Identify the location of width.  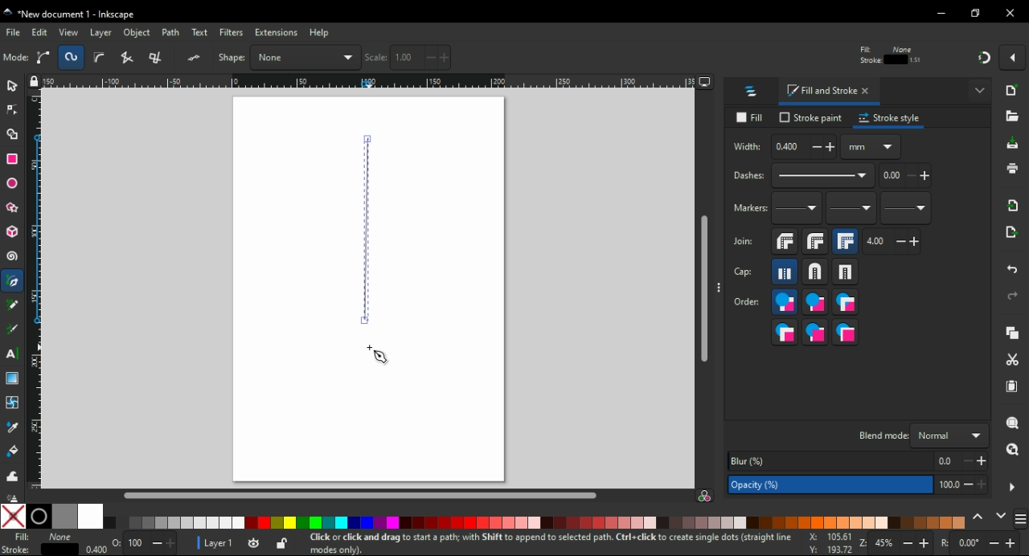
(615, 57).